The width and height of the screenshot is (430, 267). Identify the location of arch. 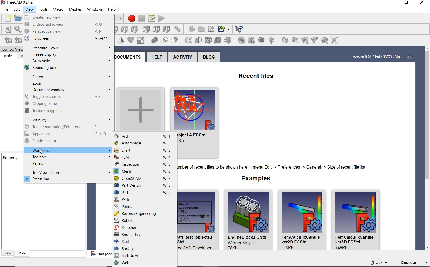
(145, 136).